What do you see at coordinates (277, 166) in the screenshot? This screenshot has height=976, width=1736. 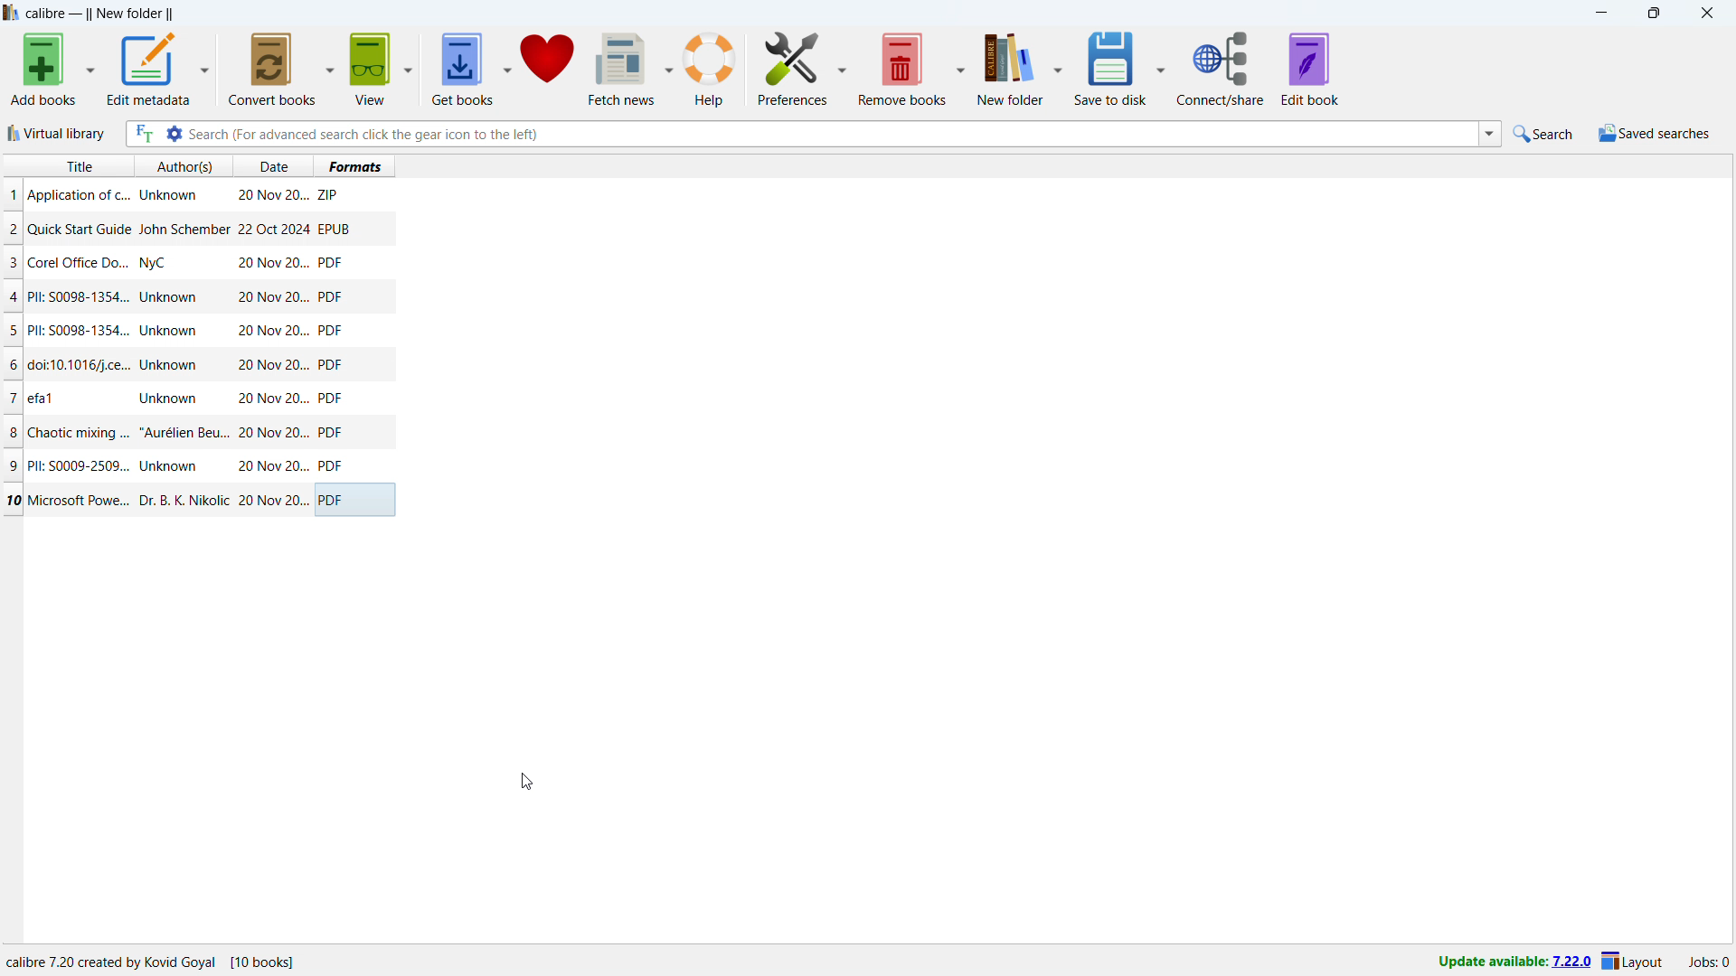 I see `Date` at bounding box center [277, 166].